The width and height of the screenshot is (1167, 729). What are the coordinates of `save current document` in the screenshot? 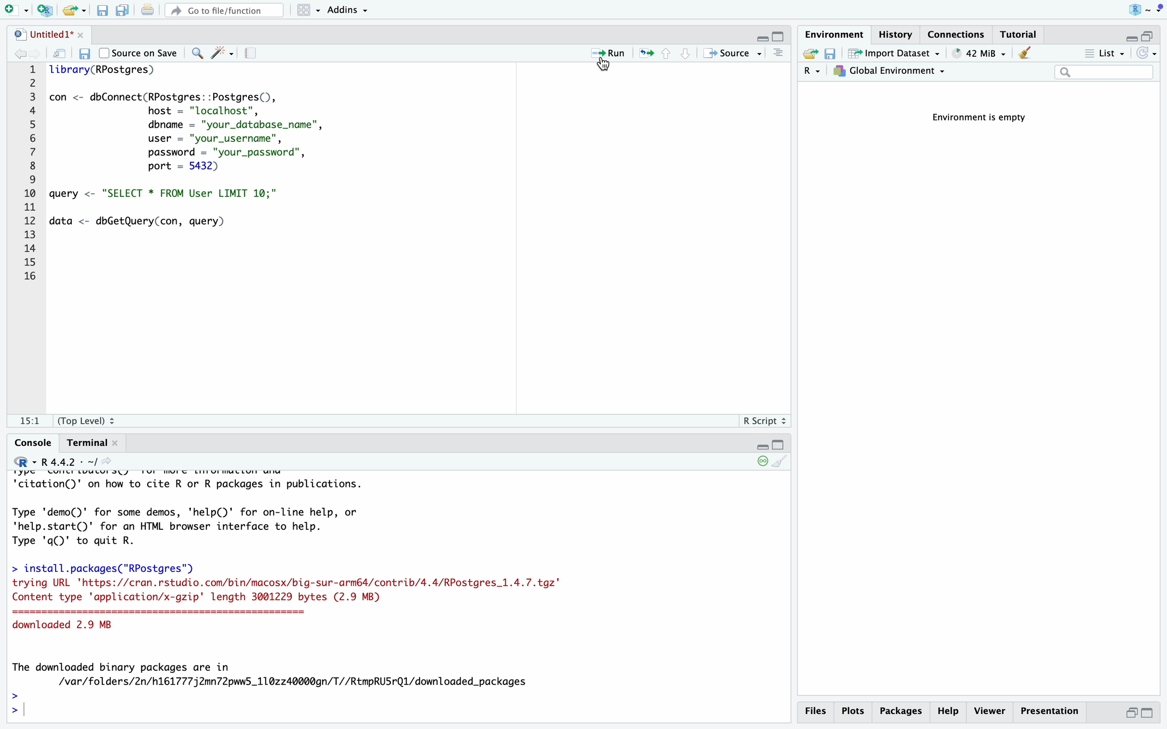 It's located at (82, 54).